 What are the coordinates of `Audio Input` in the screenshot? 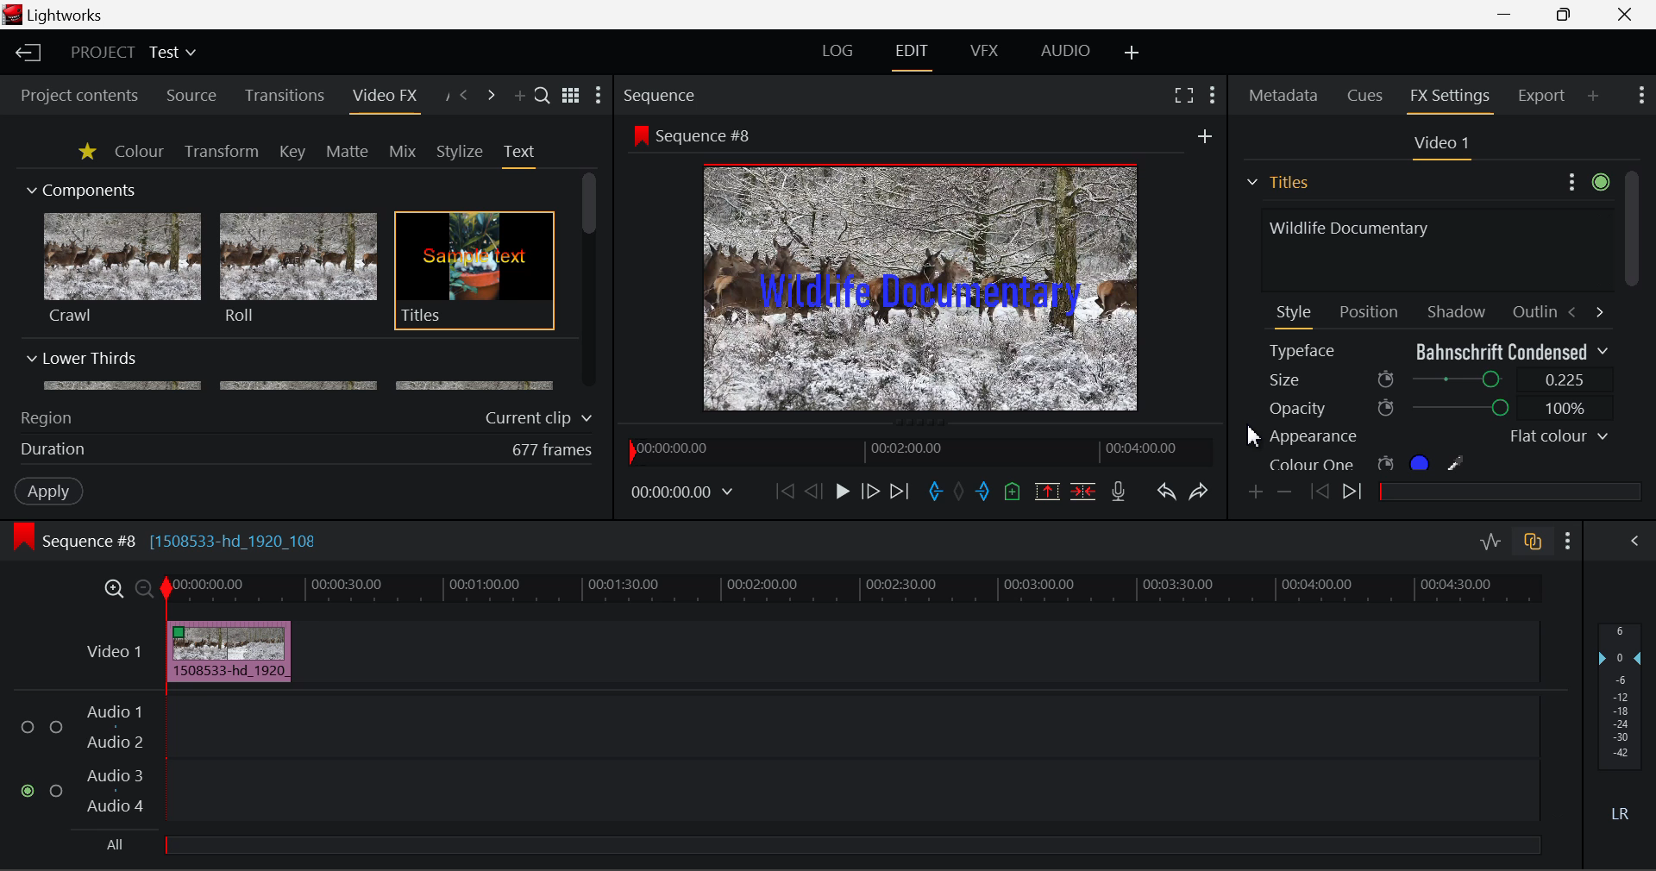 It's located at (850, 761).